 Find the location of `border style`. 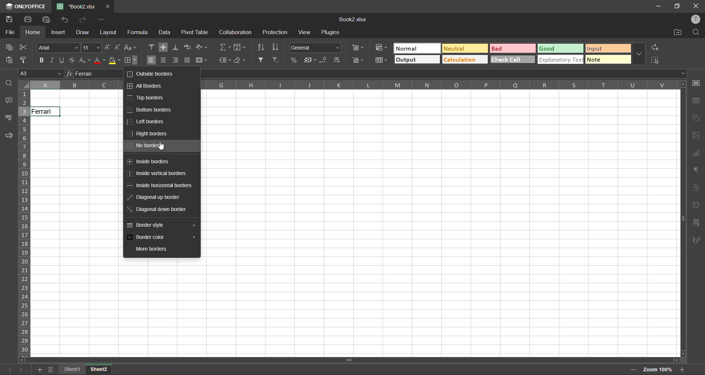

border style is located at coordinates (148, 226).